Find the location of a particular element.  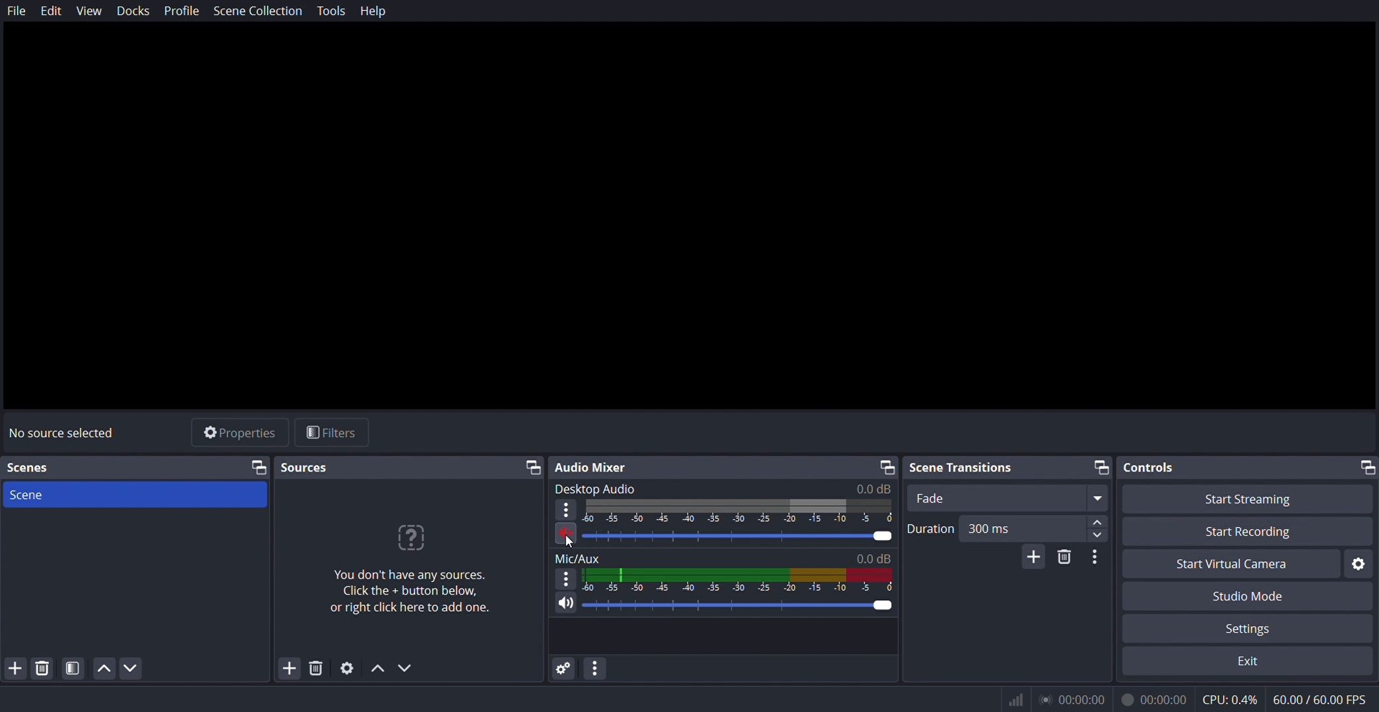

settings is located at coordinates (1236, 630).